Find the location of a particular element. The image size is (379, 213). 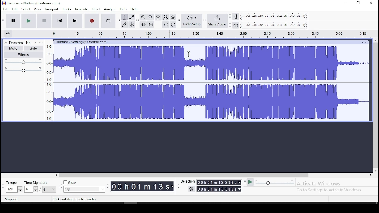

audio track is located at coordinates (211, 83).